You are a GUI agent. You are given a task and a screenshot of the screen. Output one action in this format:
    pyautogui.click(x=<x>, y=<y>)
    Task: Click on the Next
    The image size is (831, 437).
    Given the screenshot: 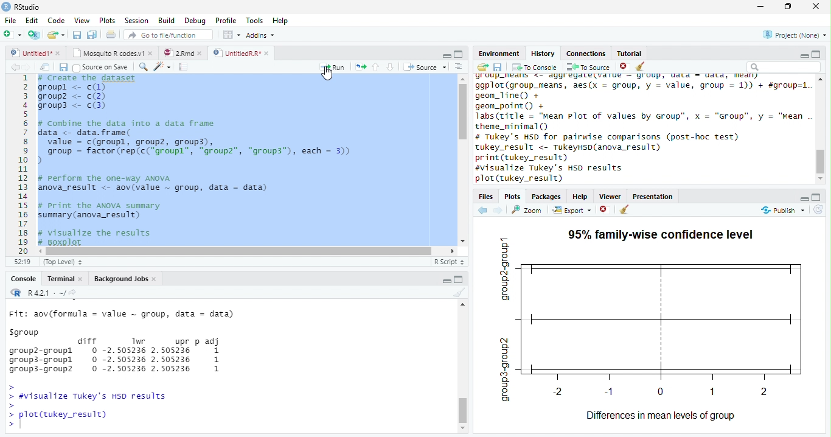 What is the action you would take?
    pyautogui.click(x=32, y=68)
    